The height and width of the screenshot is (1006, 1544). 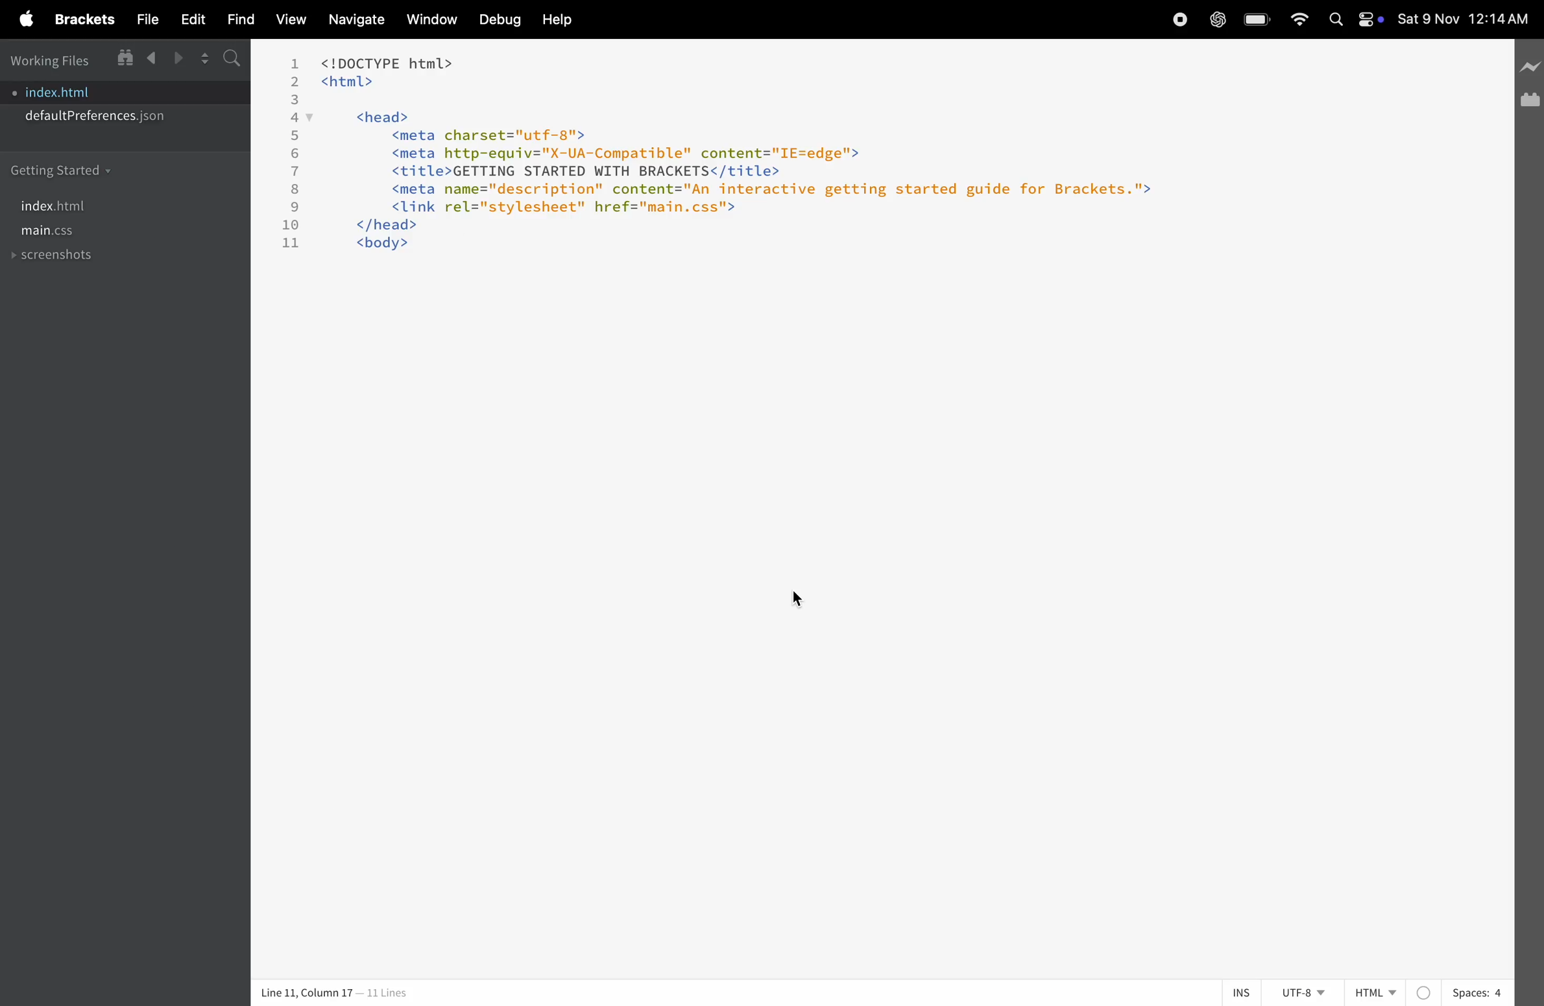 I want to click on ins, so click(x=1241, y=993).